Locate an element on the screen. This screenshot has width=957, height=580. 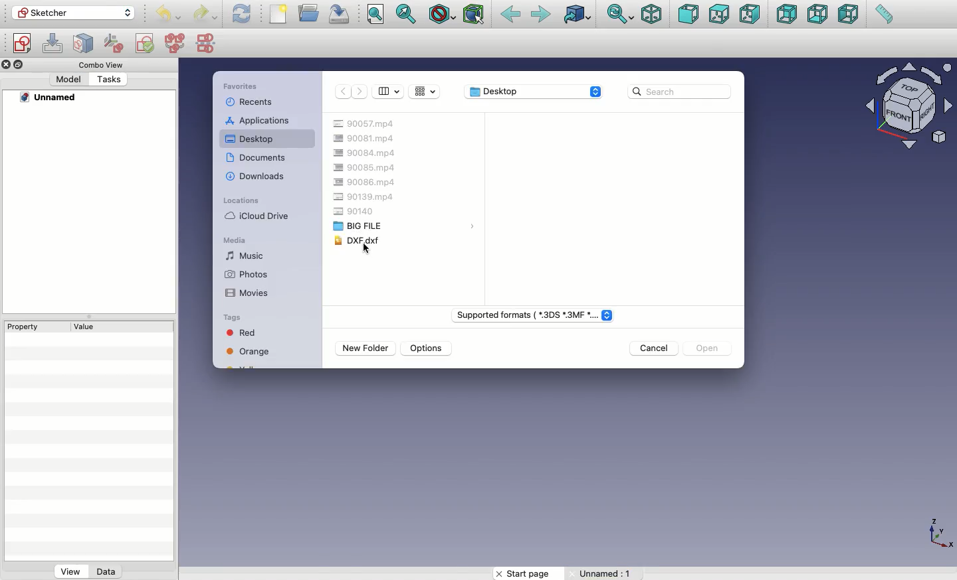
New is located at coordinates (278, 13).